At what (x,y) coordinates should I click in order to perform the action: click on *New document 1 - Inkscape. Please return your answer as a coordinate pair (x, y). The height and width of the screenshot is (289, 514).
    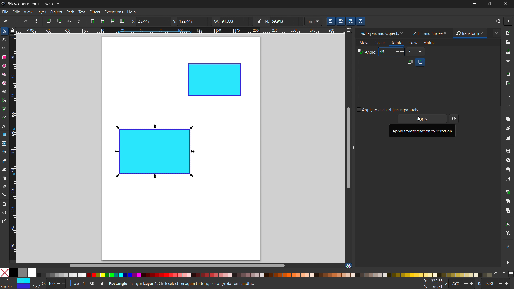
    Looking at the image, I should click on (34, 4).